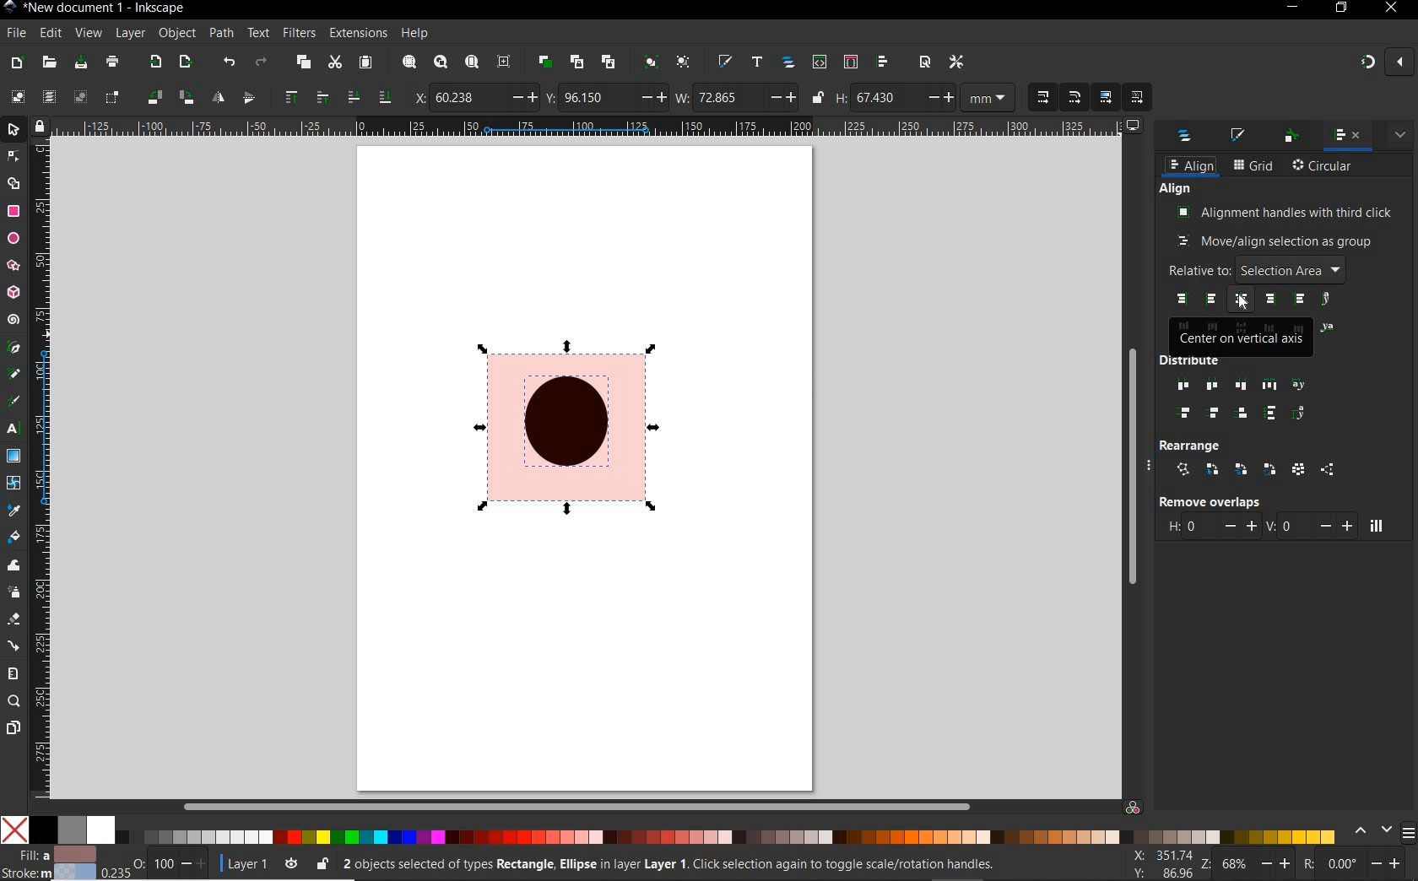 The height and width of the screenshot is (881, 1418). What do you see at coordinates (1291, 137) in the screenshot?
I see `object properties` at bounding box center [1291, 137].